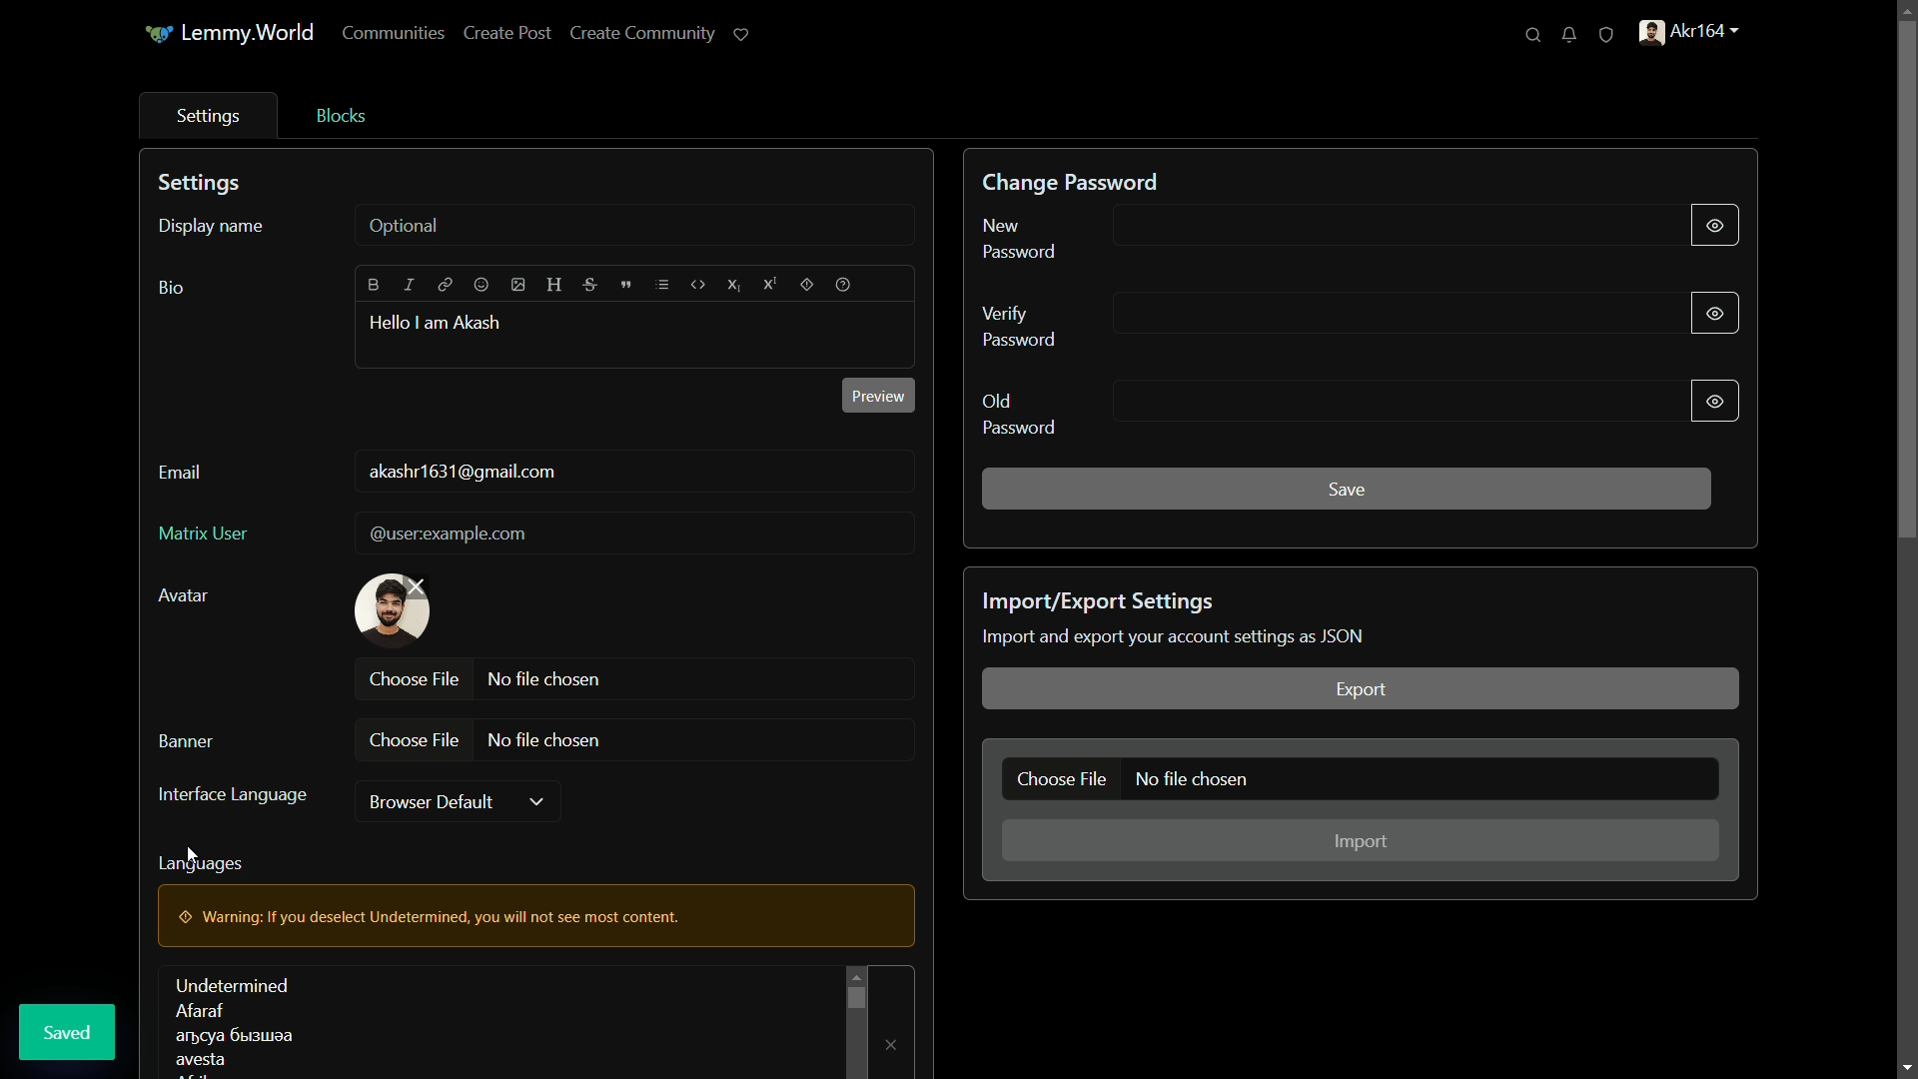 The width and height of the screenshot is (1918, 1079). I want to click on matrix user, so click(205, 535).